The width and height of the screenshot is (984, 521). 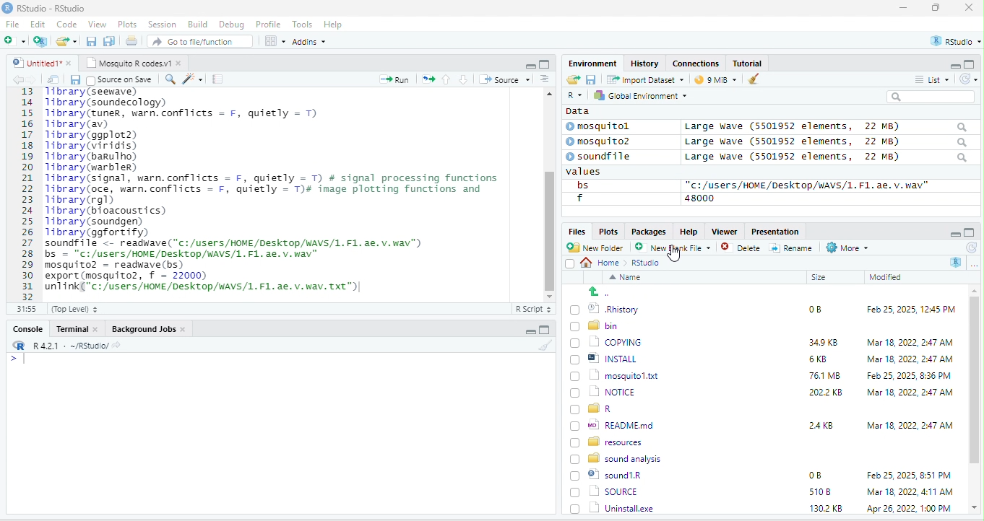 I want to click on 349K8, so click(x=824, y=343).